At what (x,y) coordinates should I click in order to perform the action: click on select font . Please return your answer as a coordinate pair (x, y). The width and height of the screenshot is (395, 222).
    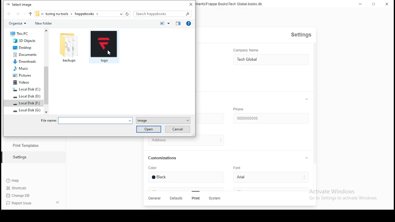
    Looking at the image, I should click on (269, 178).